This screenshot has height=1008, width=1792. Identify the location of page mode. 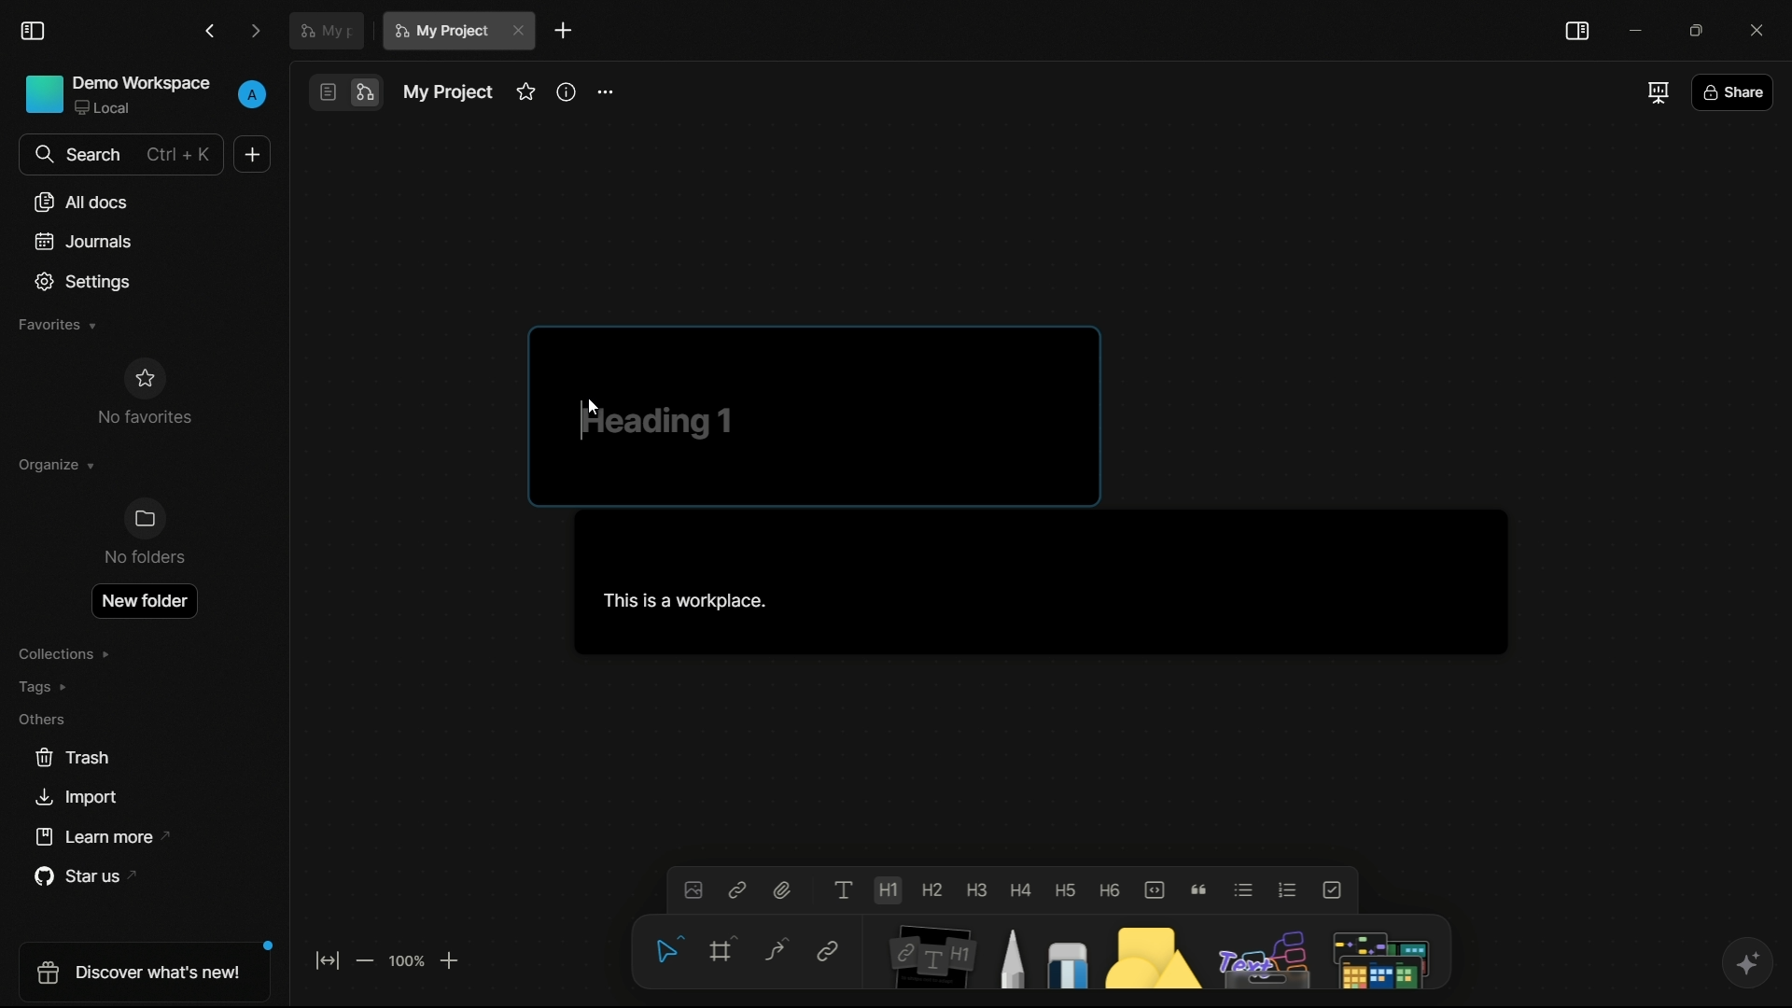
(328, 91).